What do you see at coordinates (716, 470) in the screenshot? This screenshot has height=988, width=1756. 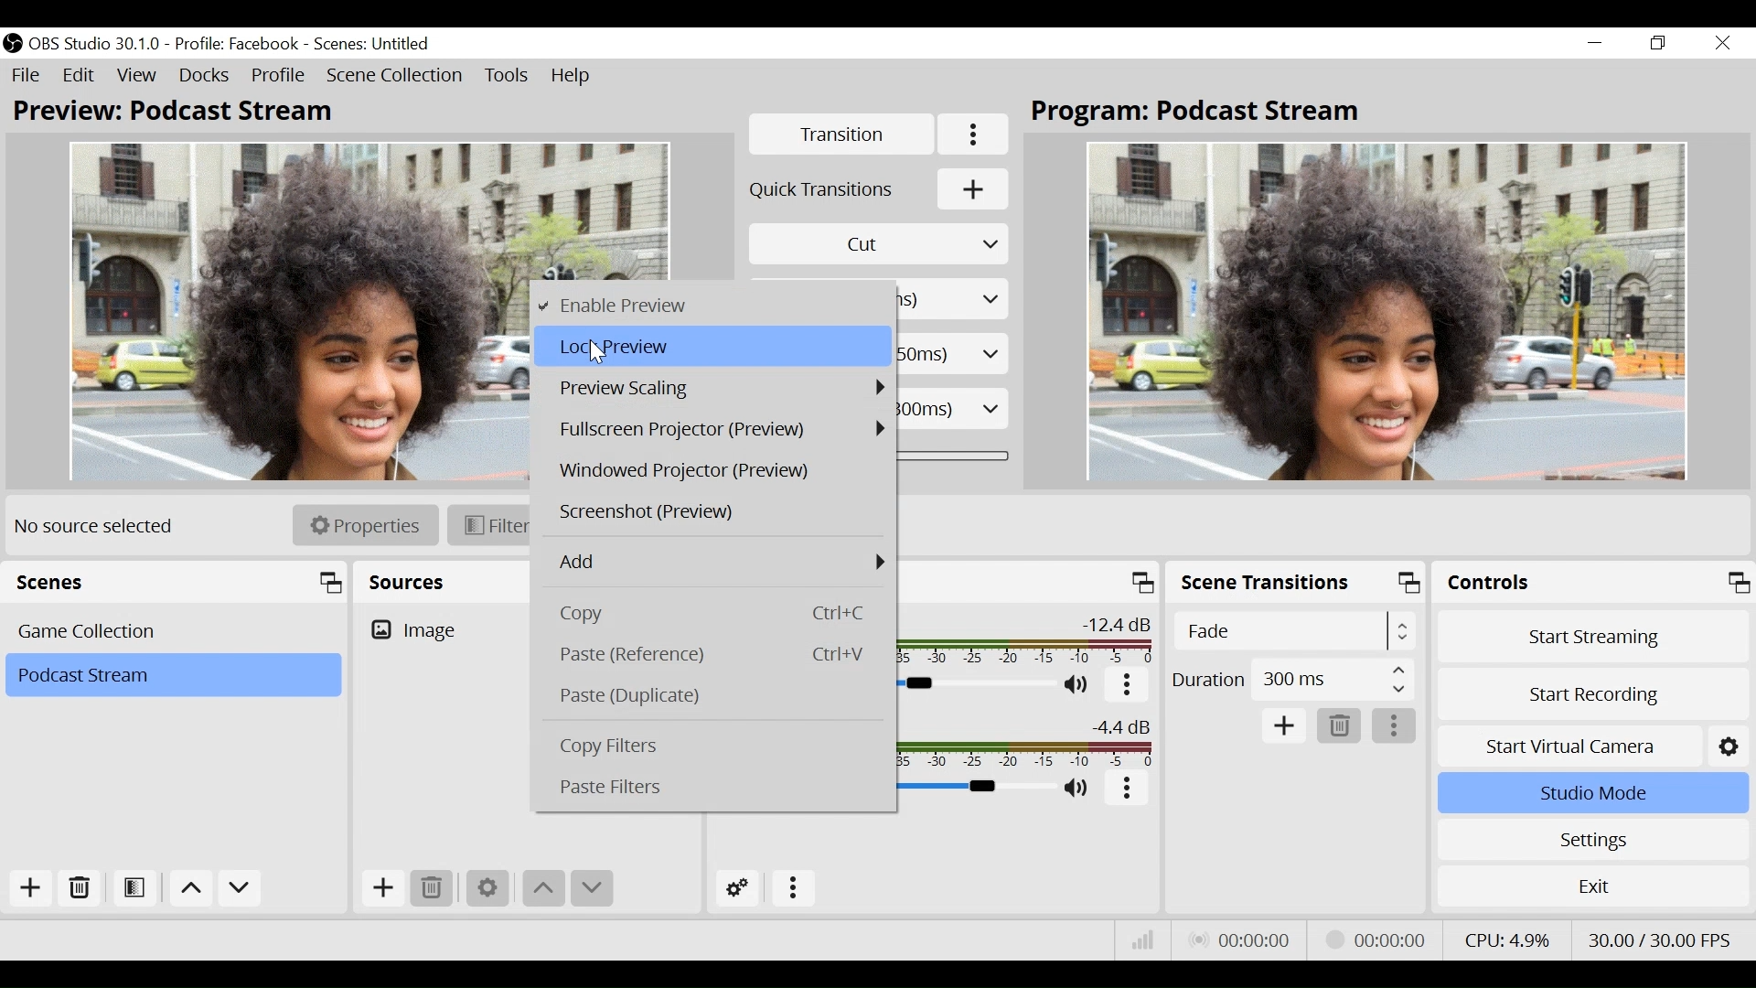 I see `Windowed Projector (Preview)` at bounding box center [716, 470].